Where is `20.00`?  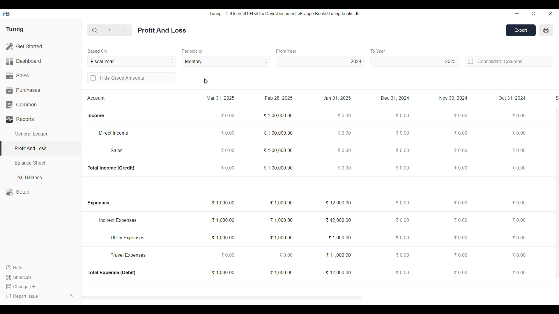 20.00 is located at coordinates (519, 133).